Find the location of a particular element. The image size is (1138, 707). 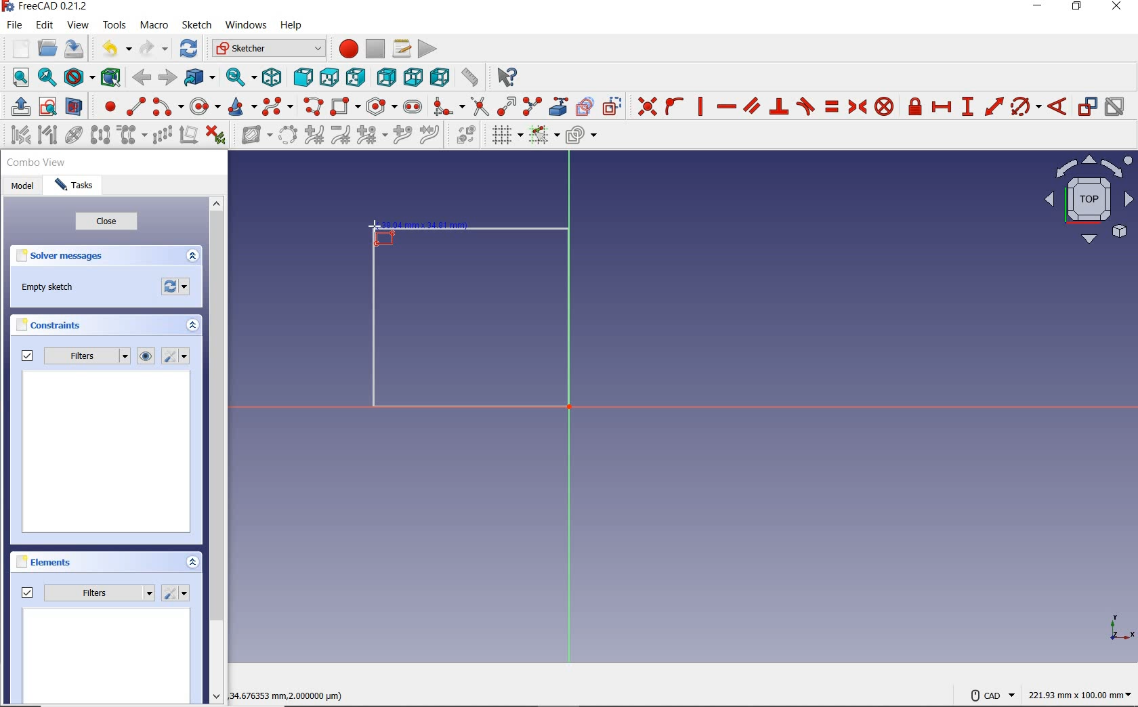

filters is located at coordinates (74, 357).